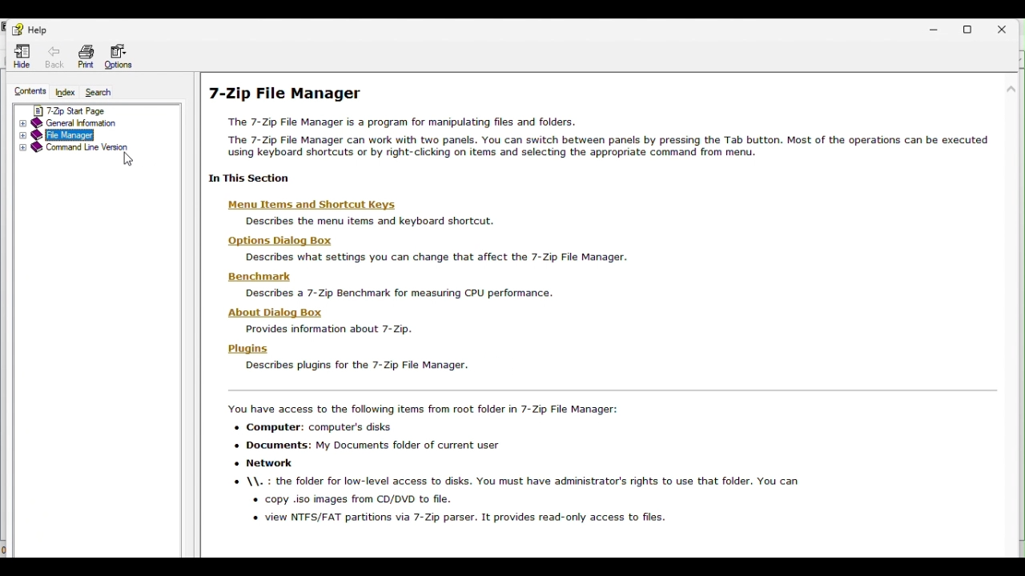 The width and height of the screenshot is (1025, 576). I want to click on 1 Describes a 7-Zip Benchmark for measuring CPU performance., so click(405, 292).